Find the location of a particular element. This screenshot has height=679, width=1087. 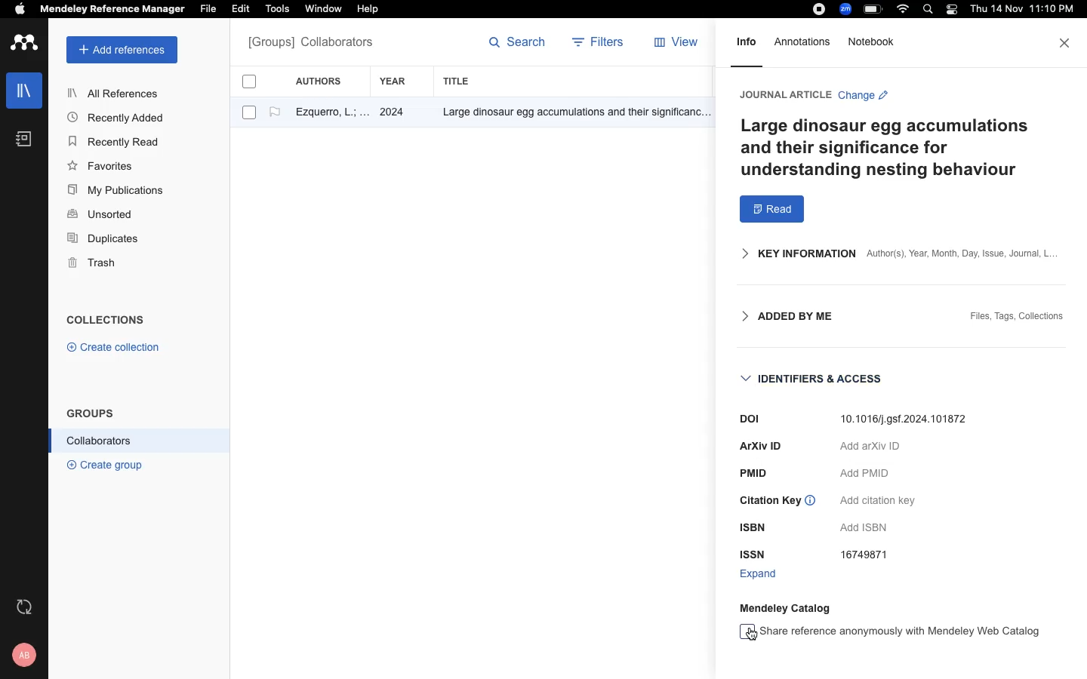

All References is located at coordinates (115, 93).